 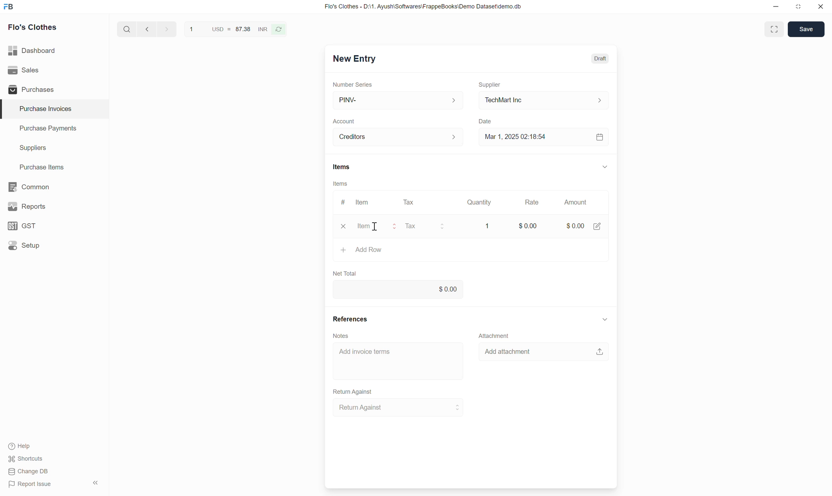 I want to click on $0.00, so click(x=584, y=224).